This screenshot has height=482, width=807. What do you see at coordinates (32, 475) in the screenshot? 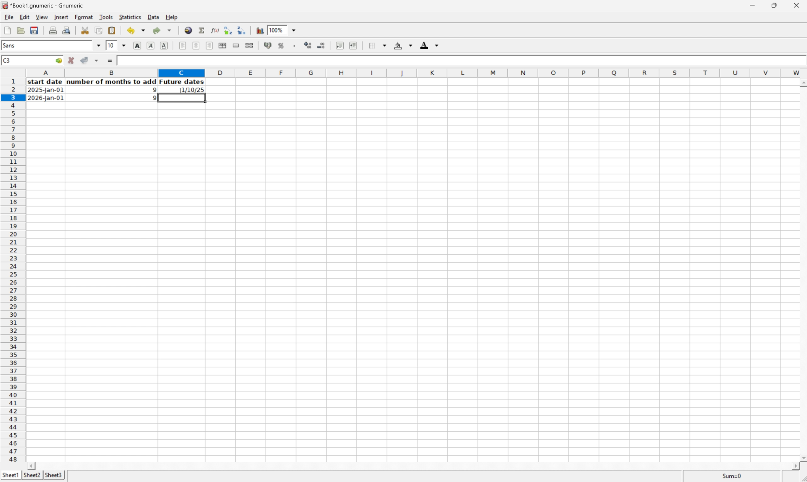
I see `Sheet2` at bounding box center [32, 475].